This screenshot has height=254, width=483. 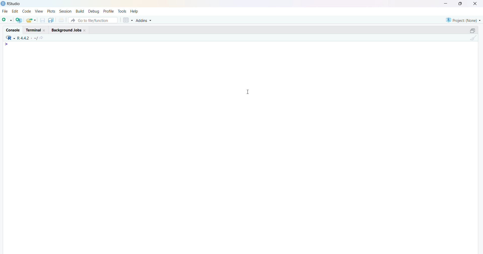 What do you see at coordinates (80, 11) in the screenshot?
I see `build` at bounding box center [80, 11].